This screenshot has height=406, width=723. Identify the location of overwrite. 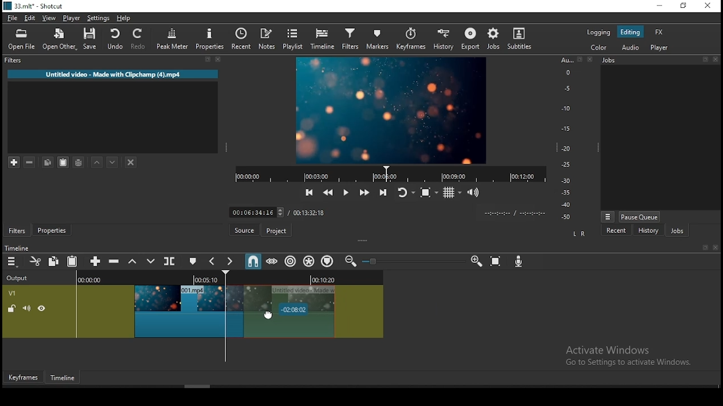
(151, 262).